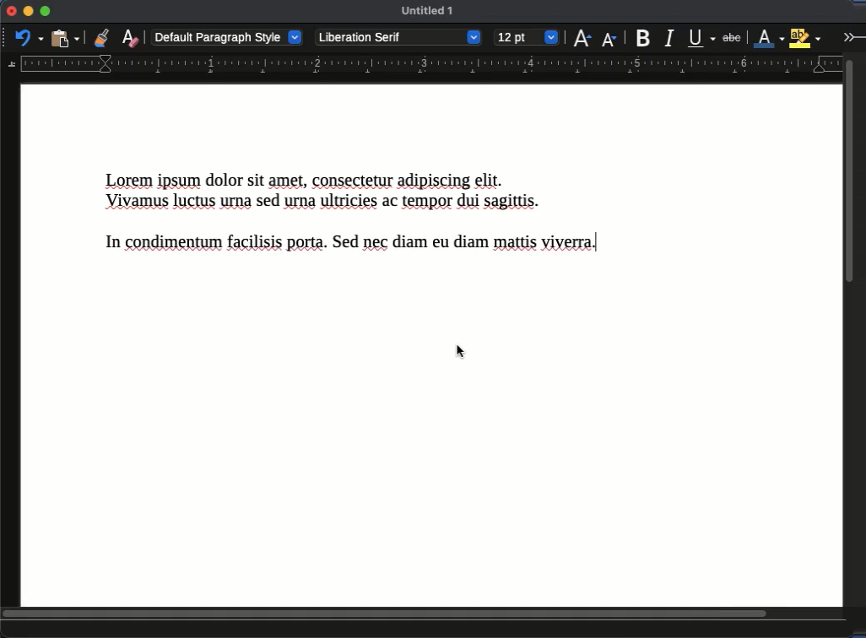  I want to click on undo, so click(30, 37).